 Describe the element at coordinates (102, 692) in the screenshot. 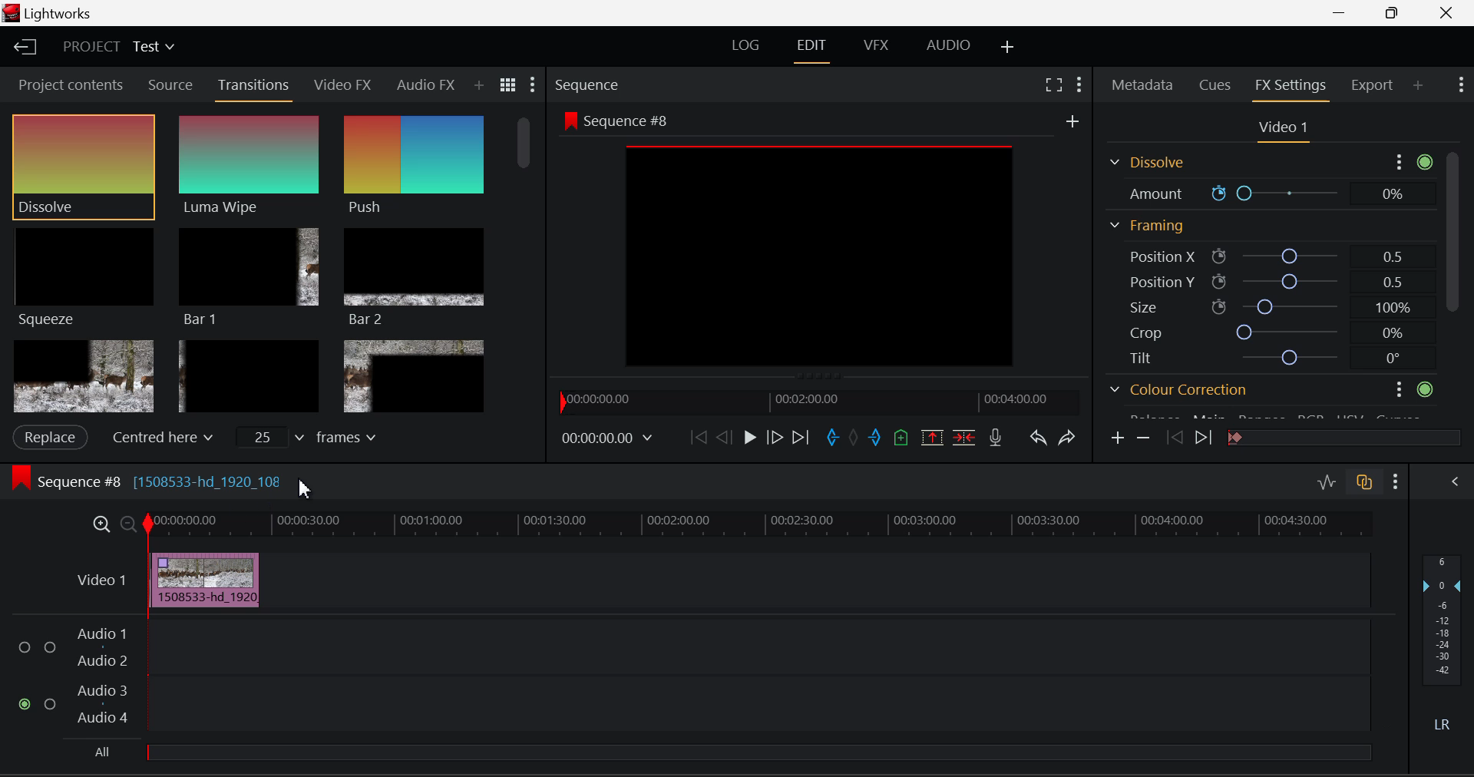

I see `Audio 3` at that location.